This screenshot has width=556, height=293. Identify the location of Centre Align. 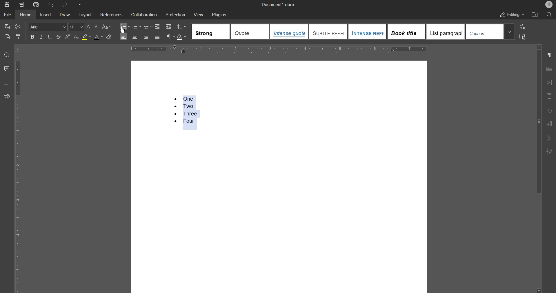
(135, 37).